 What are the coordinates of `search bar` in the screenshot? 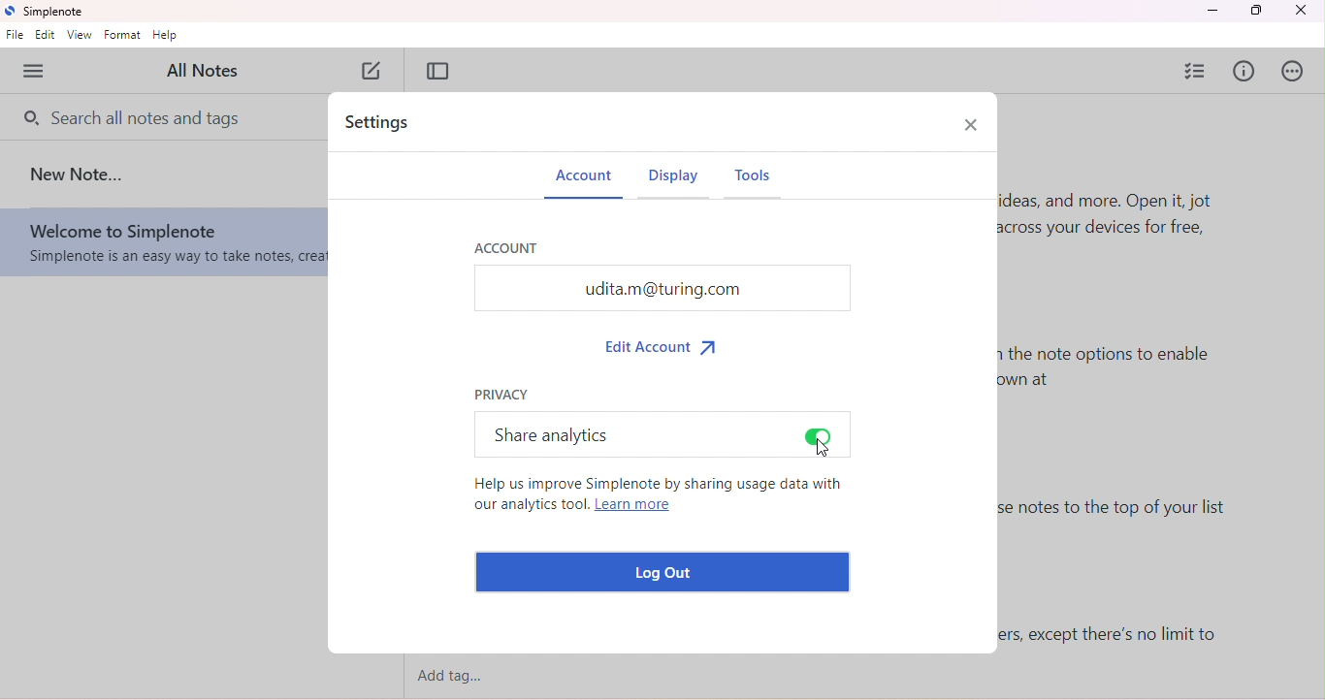 It's located at (135, 115).